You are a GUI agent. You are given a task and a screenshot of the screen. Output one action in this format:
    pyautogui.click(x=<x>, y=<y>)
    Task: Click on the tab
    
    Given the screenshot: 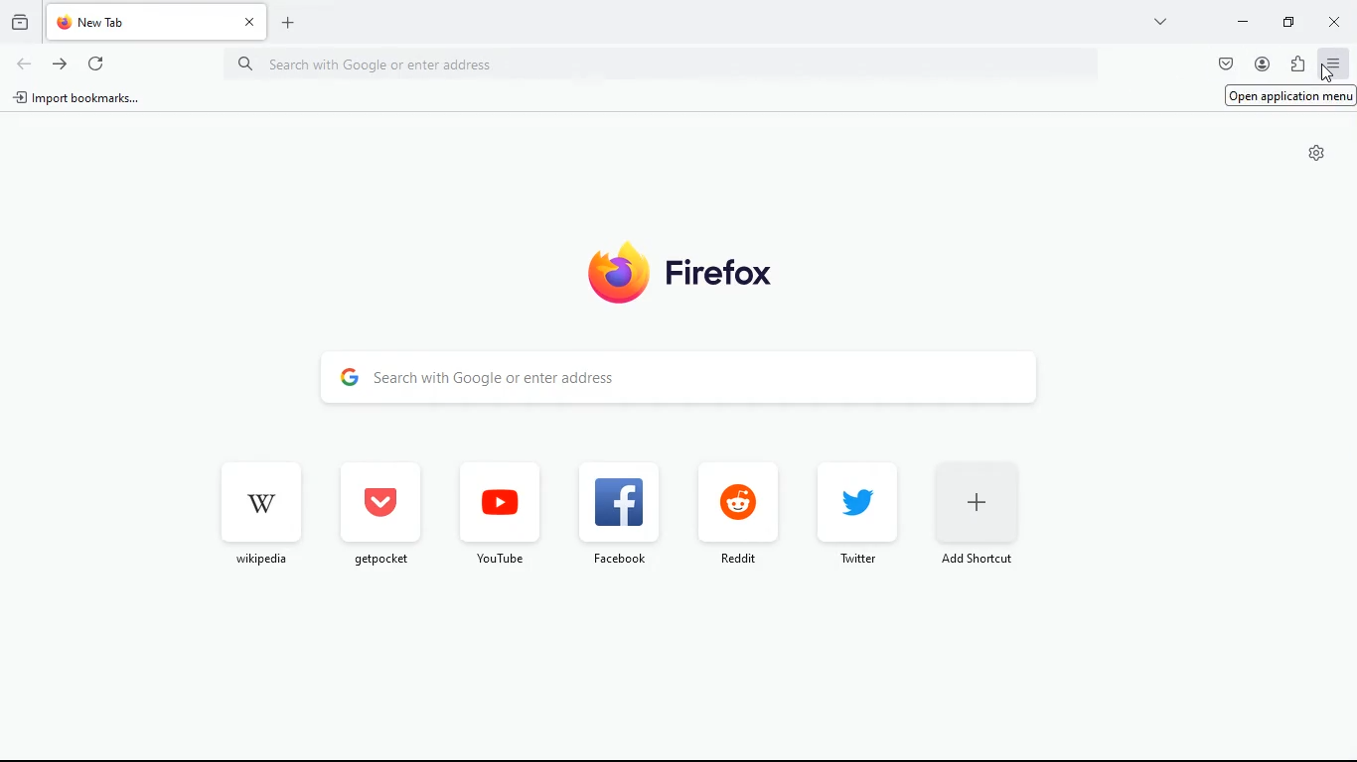 What is the action you would take?
    pyautogui.click(x=155, y=24)
    